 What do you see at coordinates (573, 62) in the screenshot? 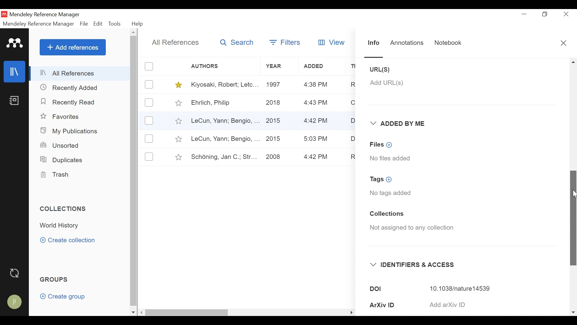
I see `Up` at bounding box center [573, 62].